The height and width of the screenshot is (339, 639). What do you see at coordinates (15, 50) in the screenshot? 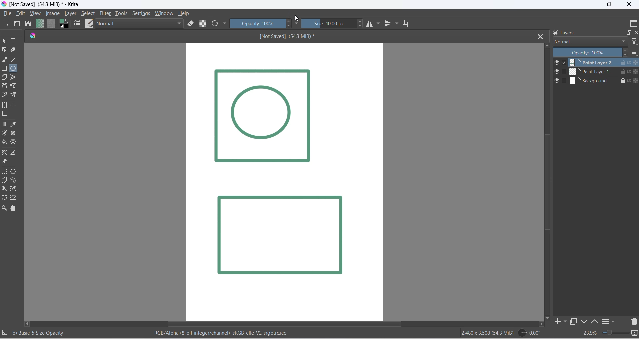
I see `calligraphy tool` at bounding box center [15, 50].